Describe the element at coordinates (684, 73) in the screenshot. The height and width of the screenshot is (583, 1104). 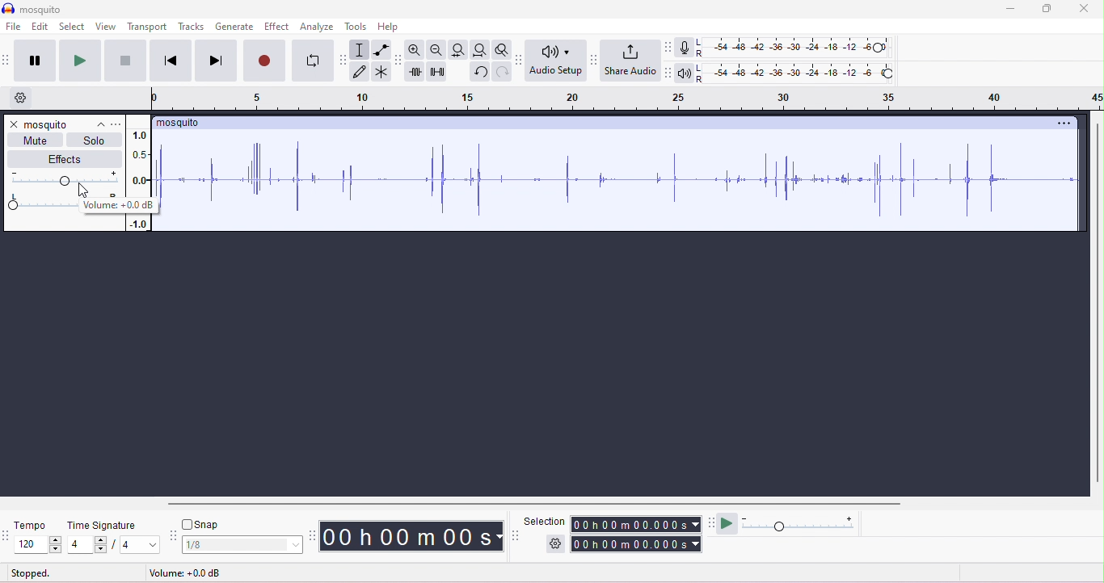
I see `Playback meter` at that location.